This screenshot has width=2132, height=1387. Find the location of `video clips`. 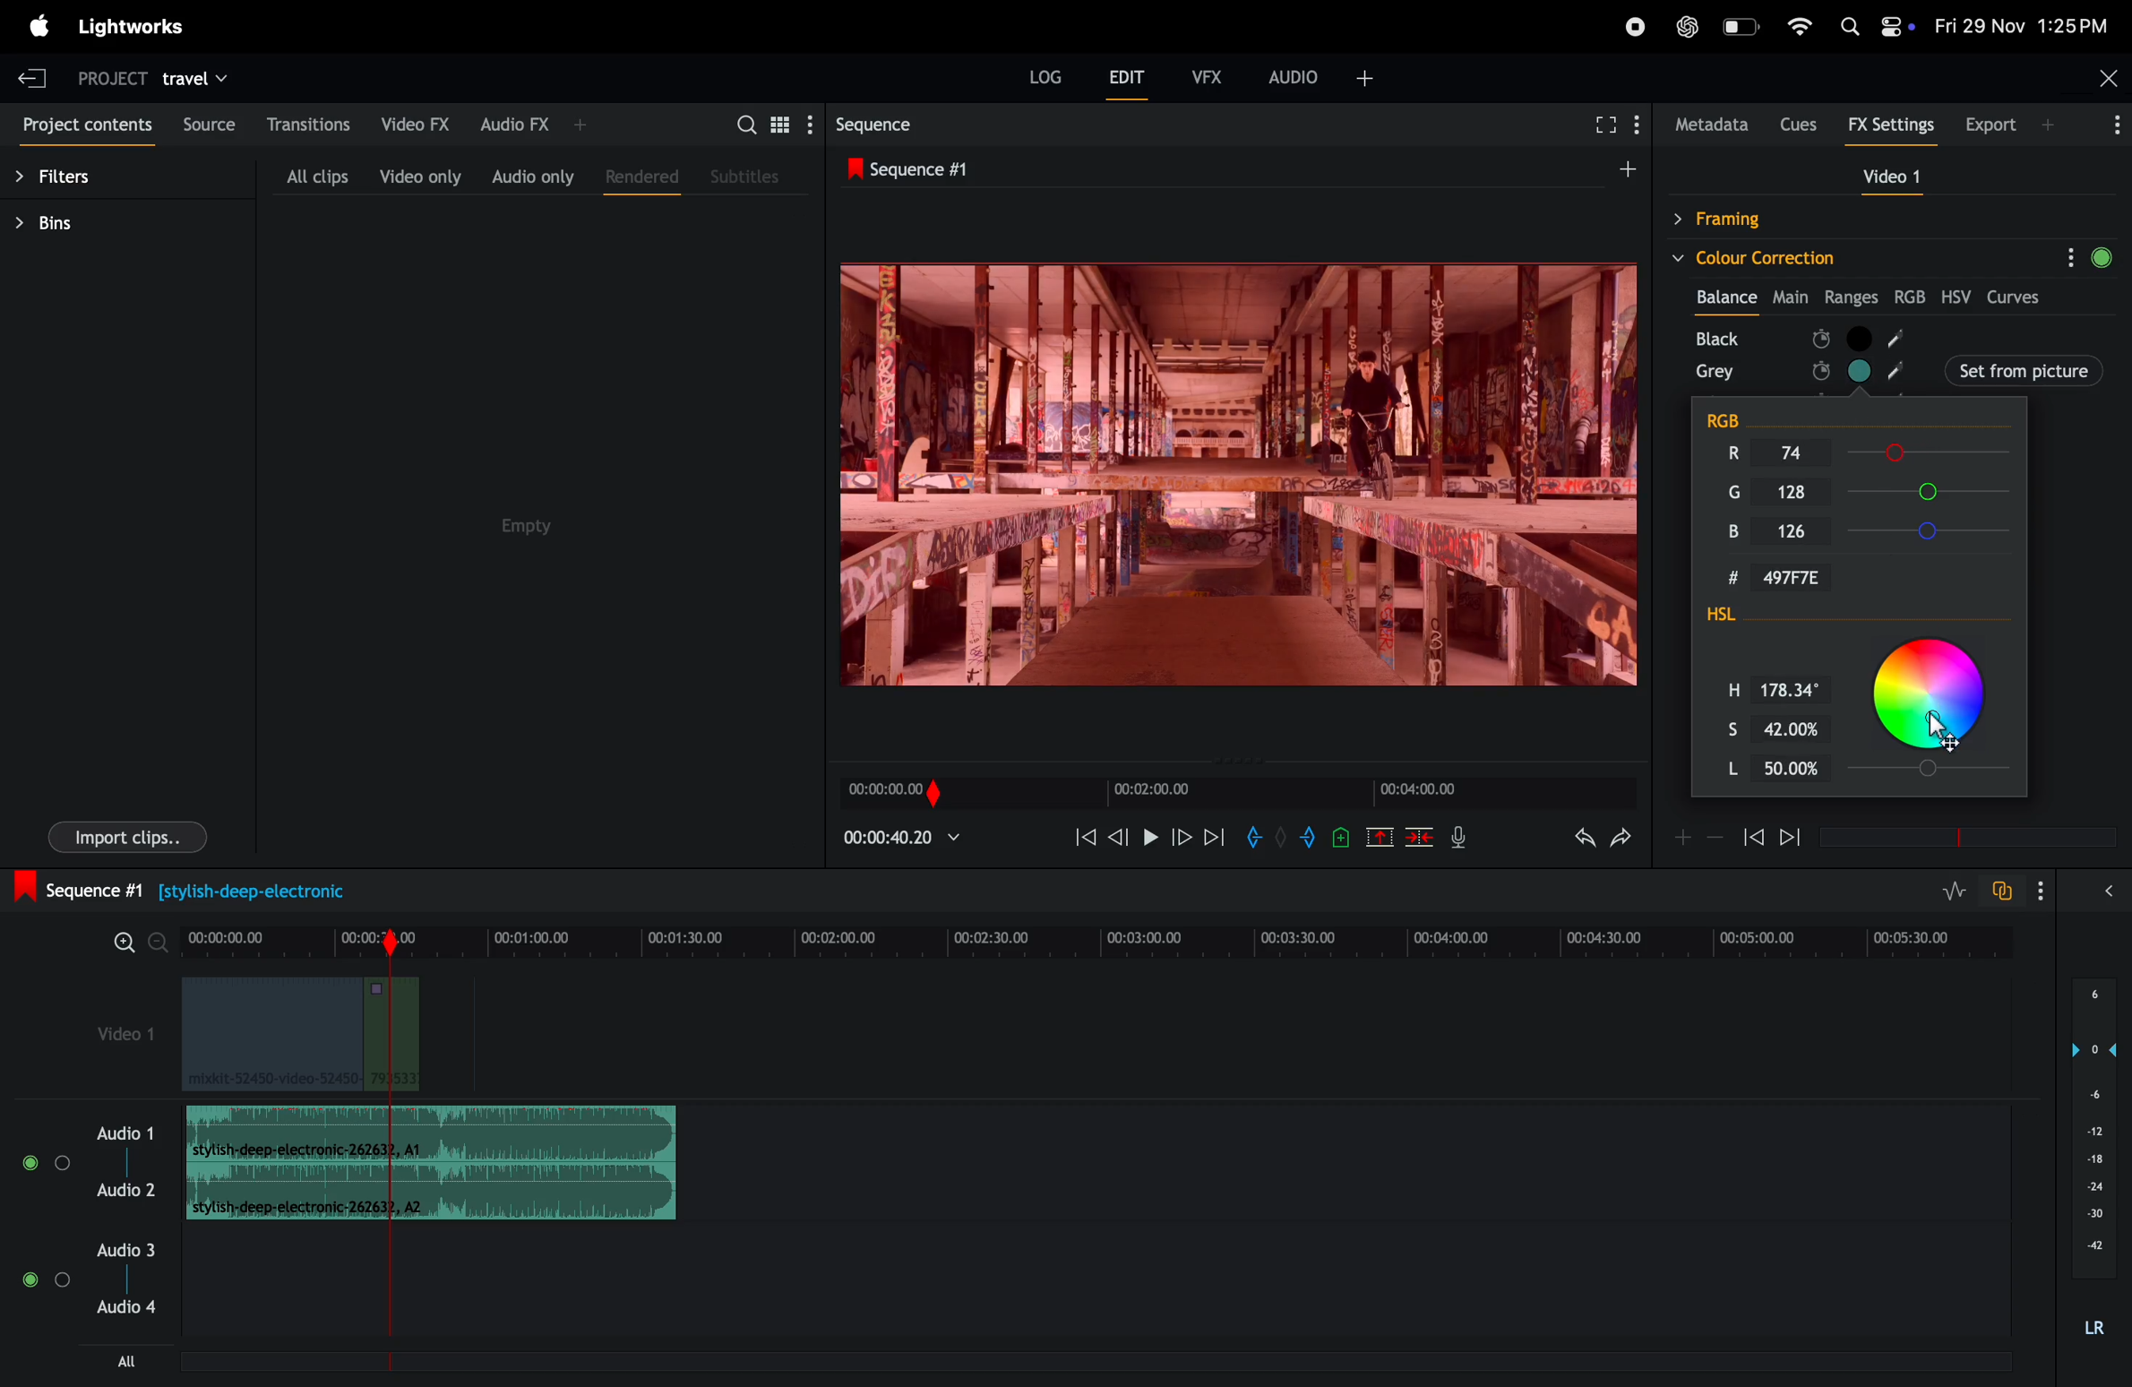

video clips is located at coordinates (299, 1035).